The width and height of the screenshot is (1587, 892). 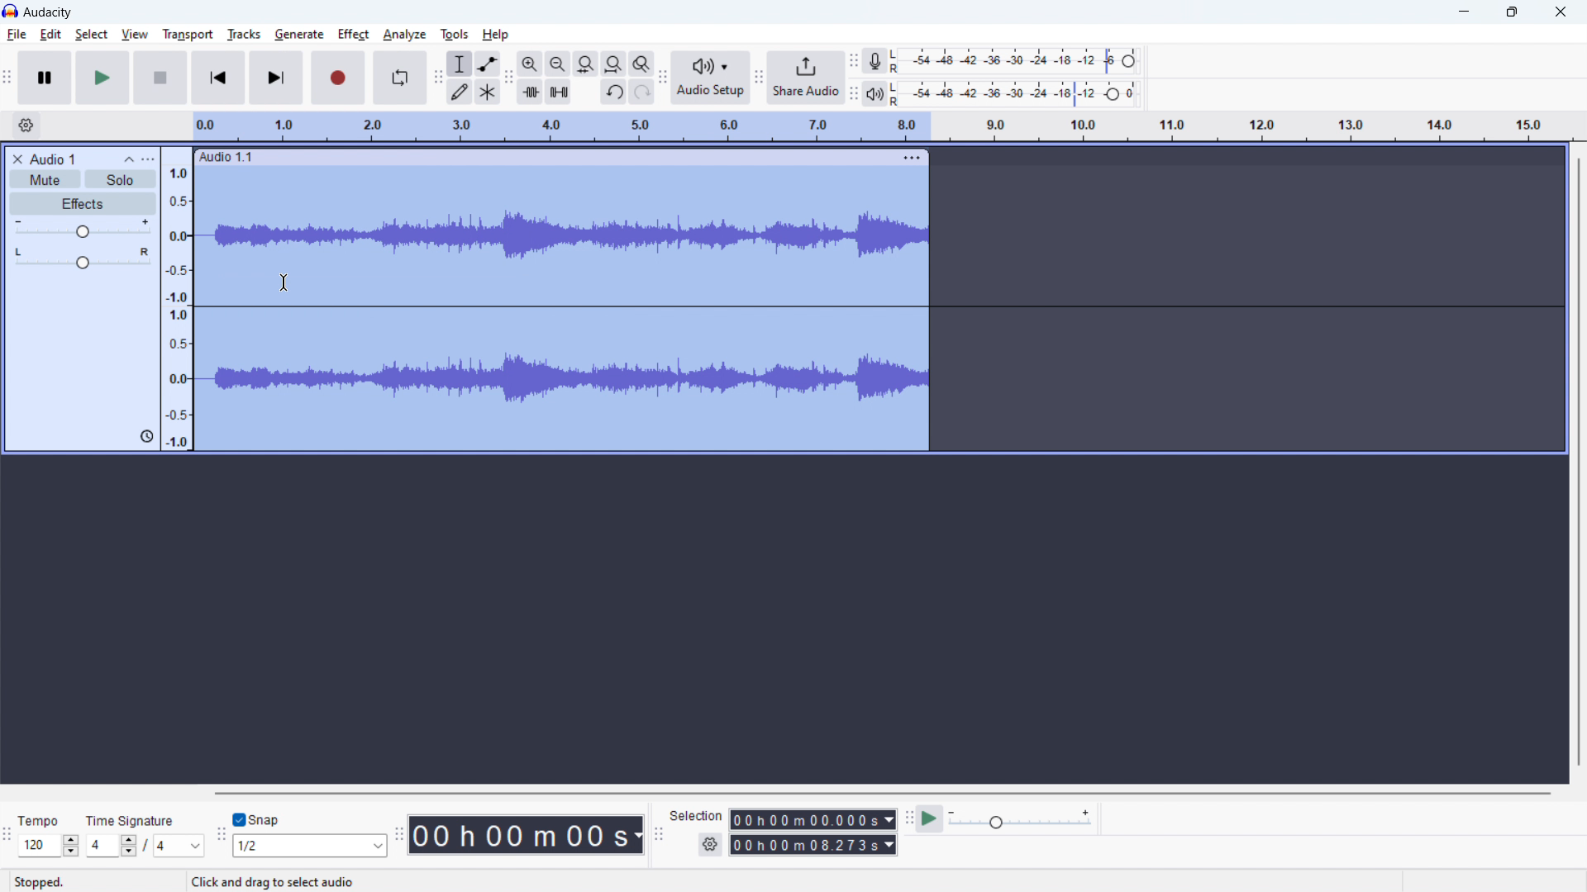 What do you see at coordinates (710, 845) in the screenshot?
I see `selection settings` at bounding box center [710, 845].